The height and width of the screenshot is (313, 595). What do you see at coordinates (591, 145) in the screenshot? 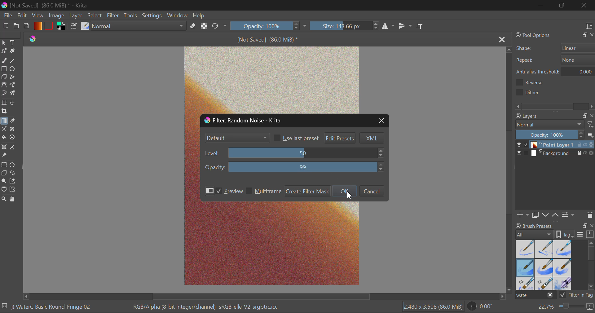
I see `color scale` at bounding box center [591, 145].